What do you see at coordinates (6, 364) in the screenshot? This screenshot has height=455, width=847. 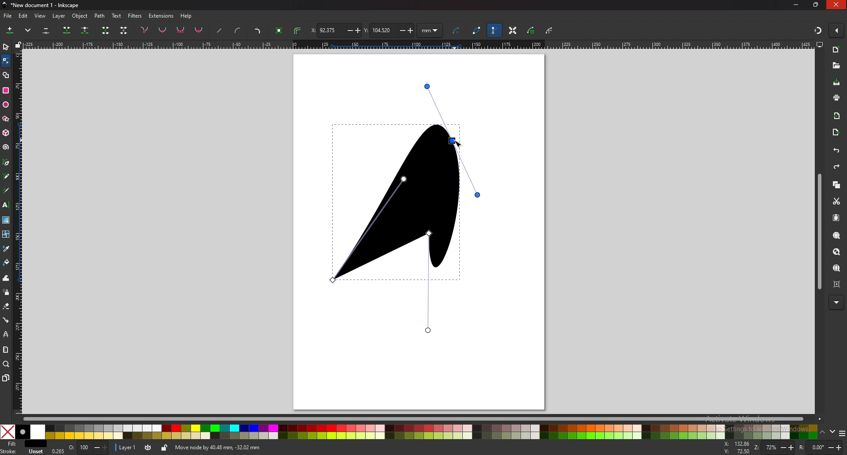 I see `zoom` at bounding box center [6, 364].